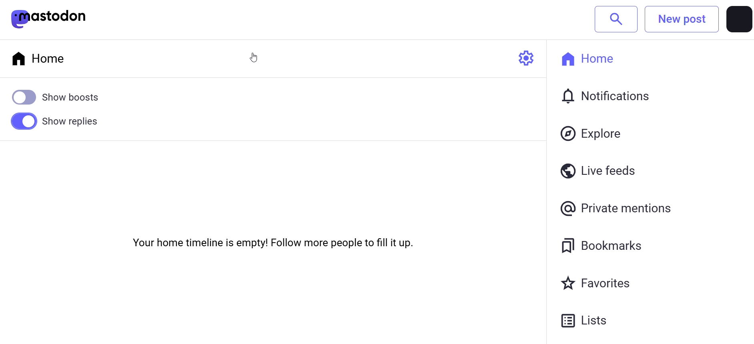 The height and width of the screenshot is (344, 754). Describe the element at coordinates (520, 58) in the screenshot. I see `setting` at that location.